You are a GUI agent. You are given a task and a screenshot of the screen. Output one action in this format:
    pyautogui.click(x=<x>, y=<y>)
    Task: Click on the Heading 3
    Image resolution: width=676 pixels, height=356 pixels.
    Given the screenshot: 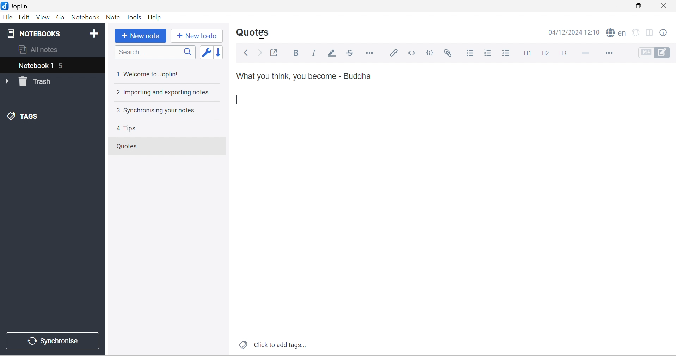 What is the action you would take?
    pyautogui.click(x=562, y=54)
    